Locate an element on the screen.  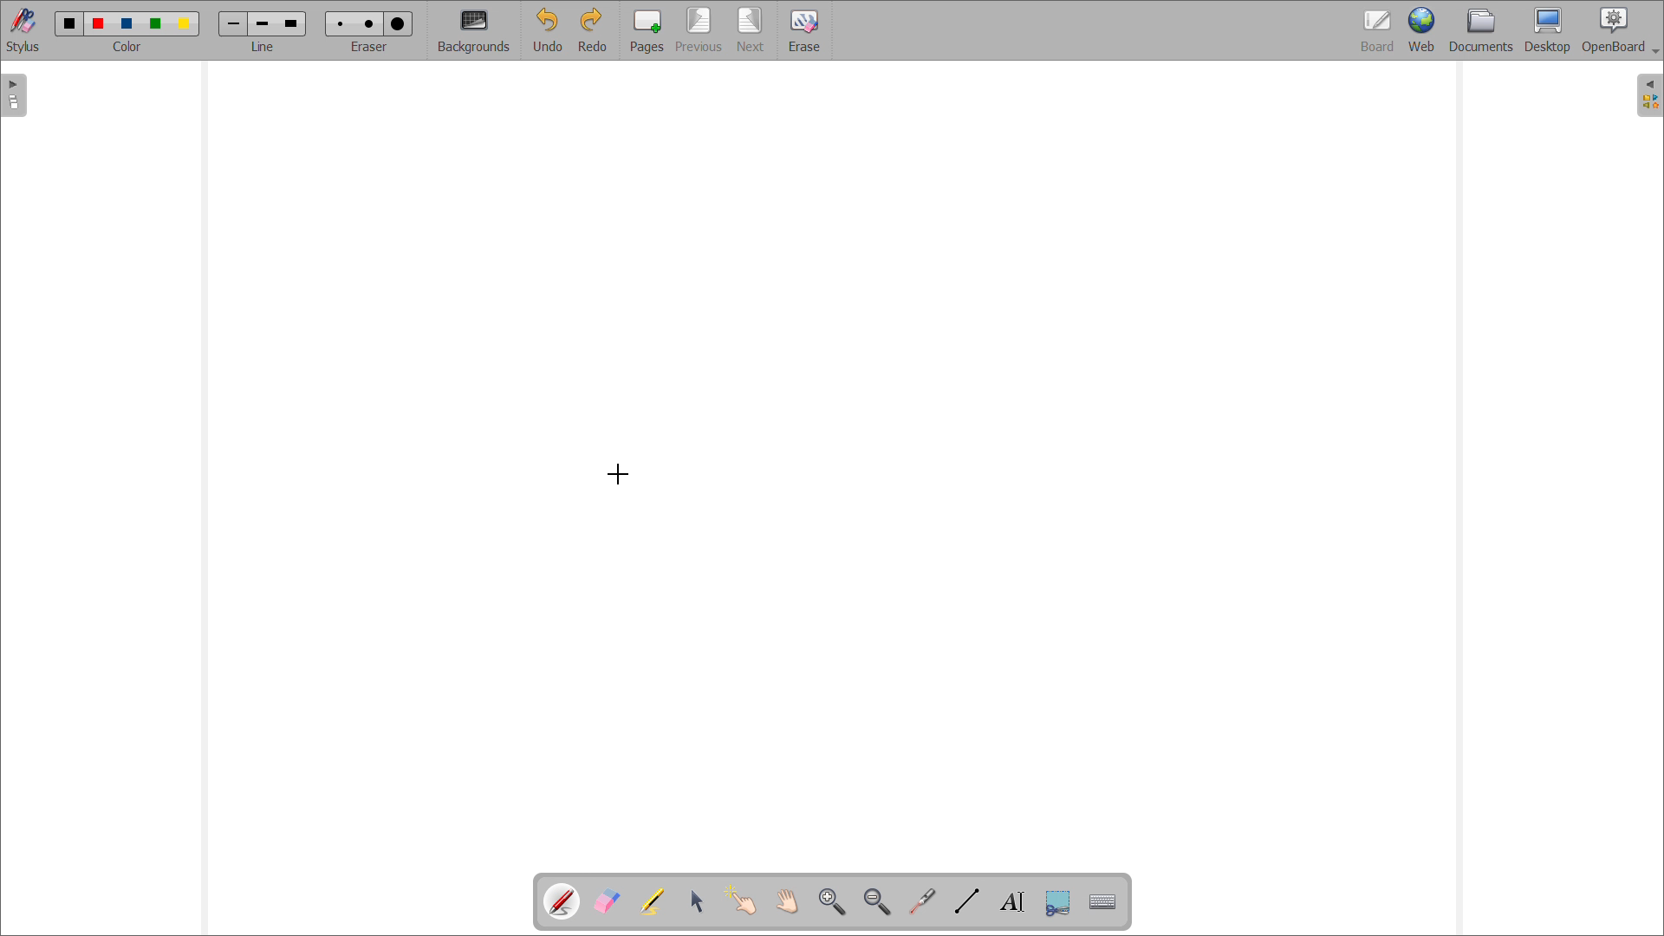
color is located at coordinates (70, 23).